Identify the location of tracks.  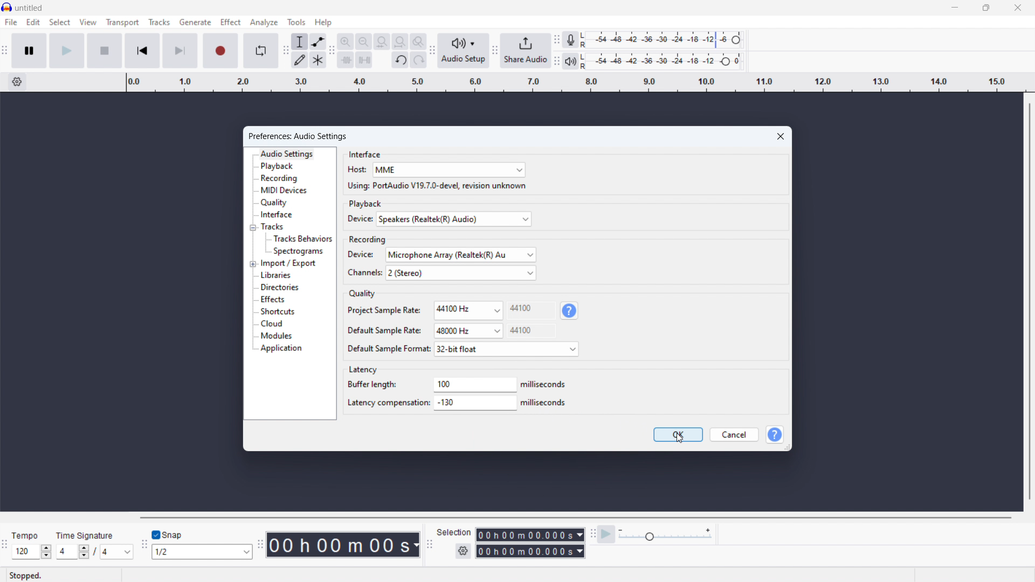
(160, 22).